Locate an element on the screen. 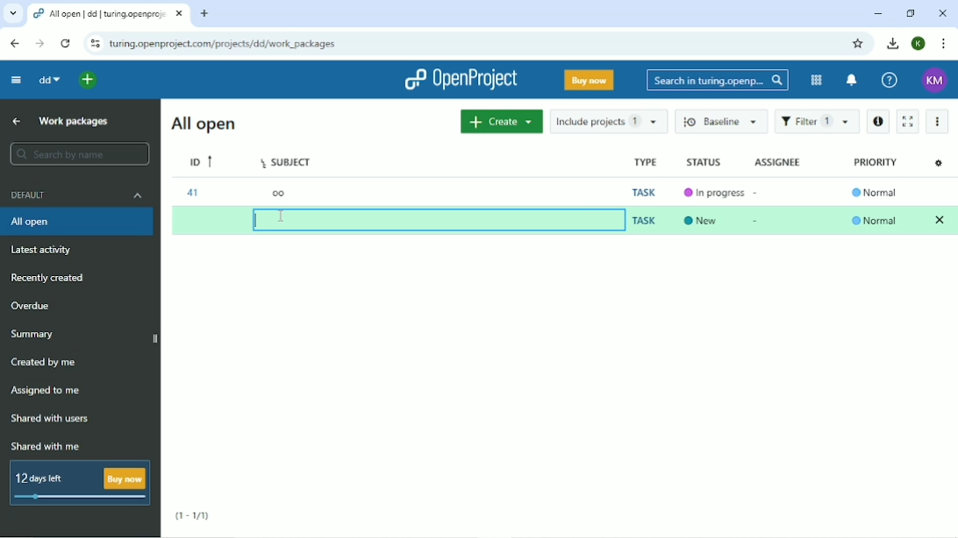  New is located at coordinates (701, 219).